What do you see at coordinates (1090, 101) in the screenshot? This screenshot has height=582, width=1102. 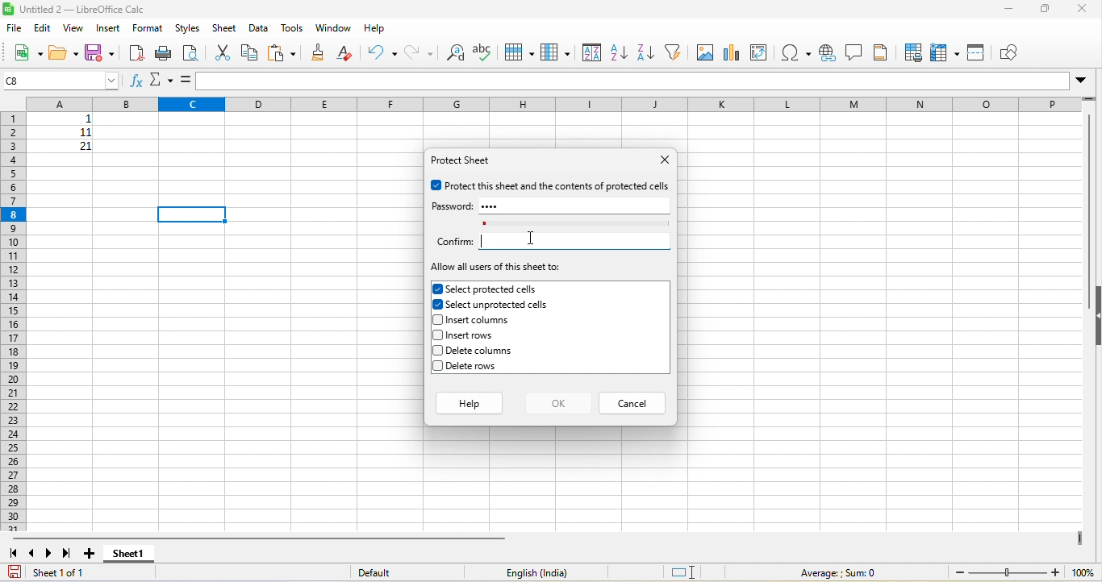 I see `drag to view more rows` at bounding box center [1090, 101].